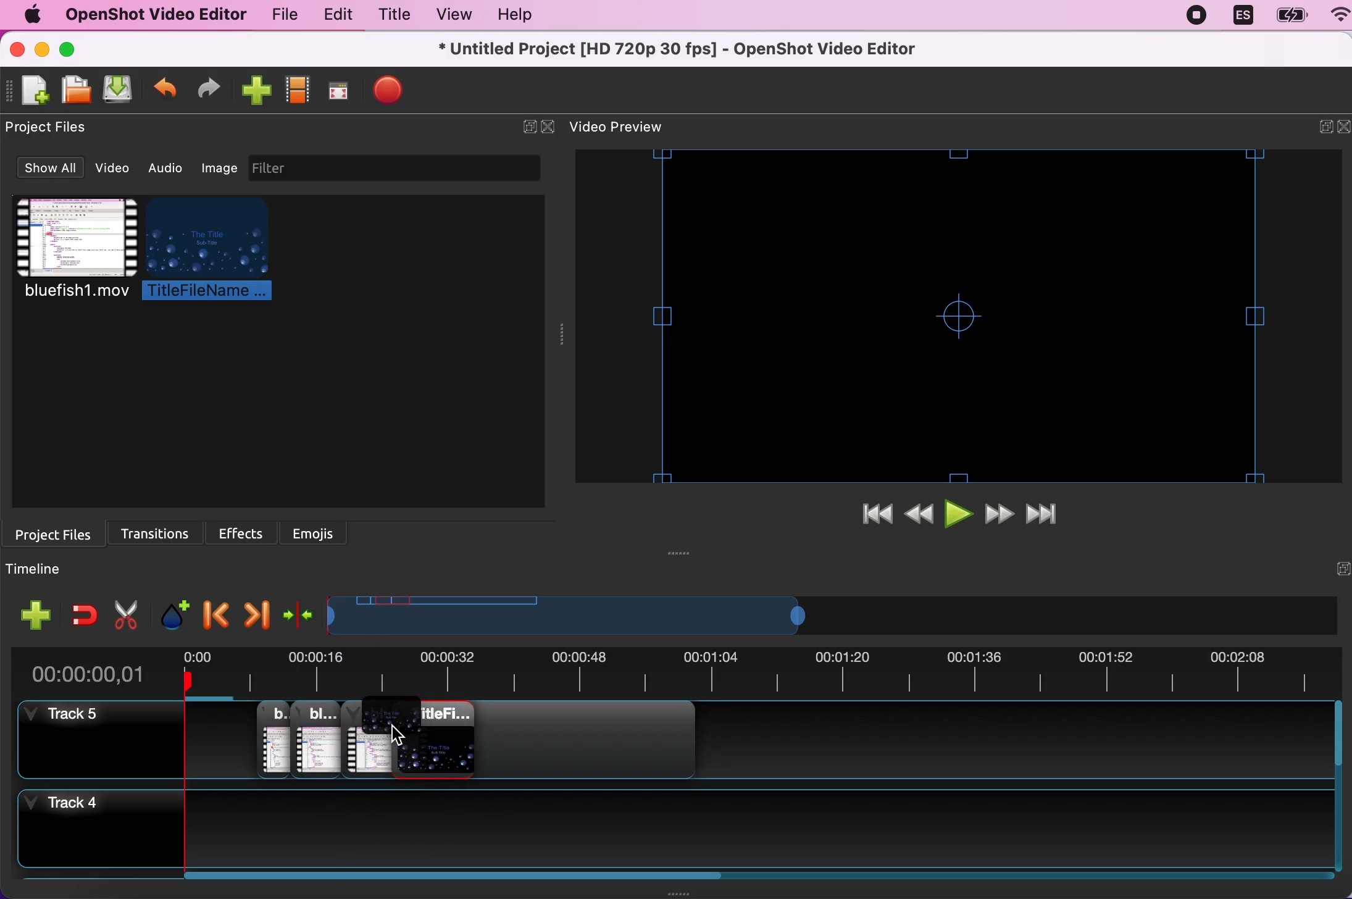 The width and height of the screenshot is (1352, 899). Describe the element at coordinates (1317, 129) in the screenshot. I see `expand/hide` at that location.